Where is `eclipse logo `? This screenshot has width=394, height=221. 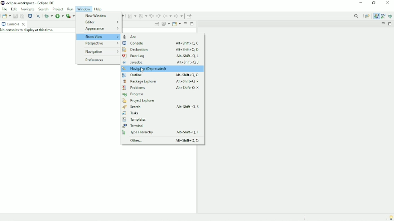
eclipse logo  is located at coordinates (3, 3).